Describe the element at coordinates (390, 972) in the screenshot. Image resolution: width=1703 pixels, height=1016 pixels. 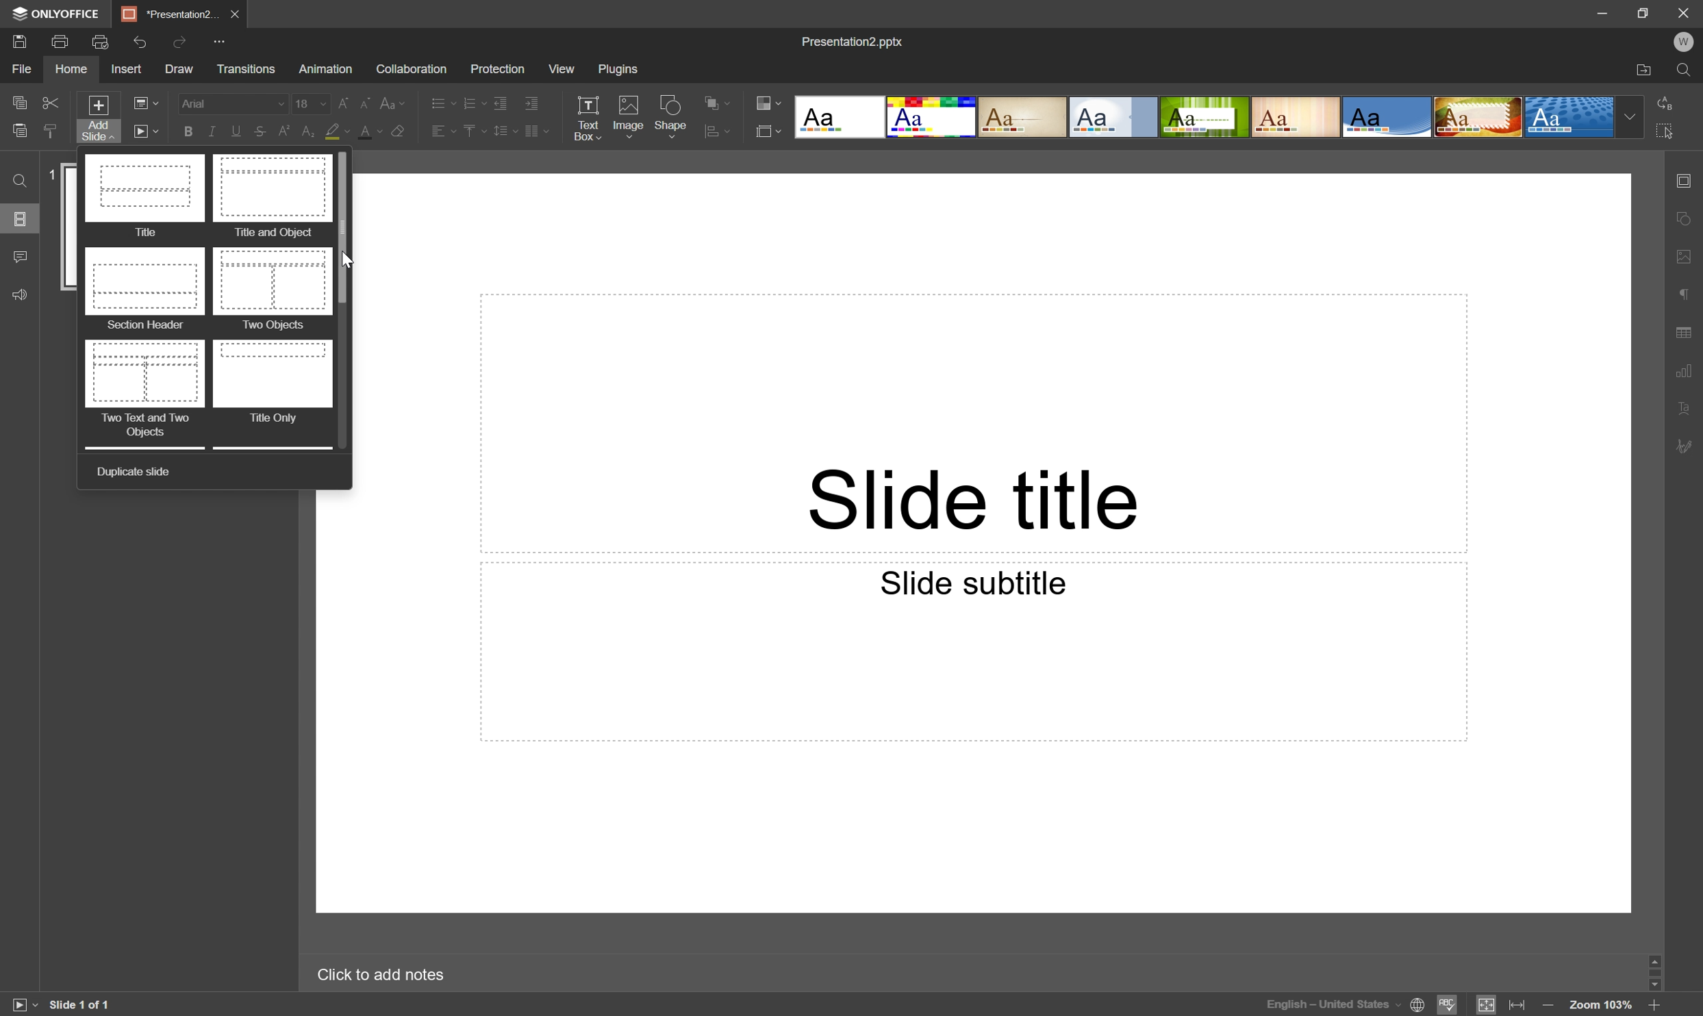
I see `Click to add notes` at that location.